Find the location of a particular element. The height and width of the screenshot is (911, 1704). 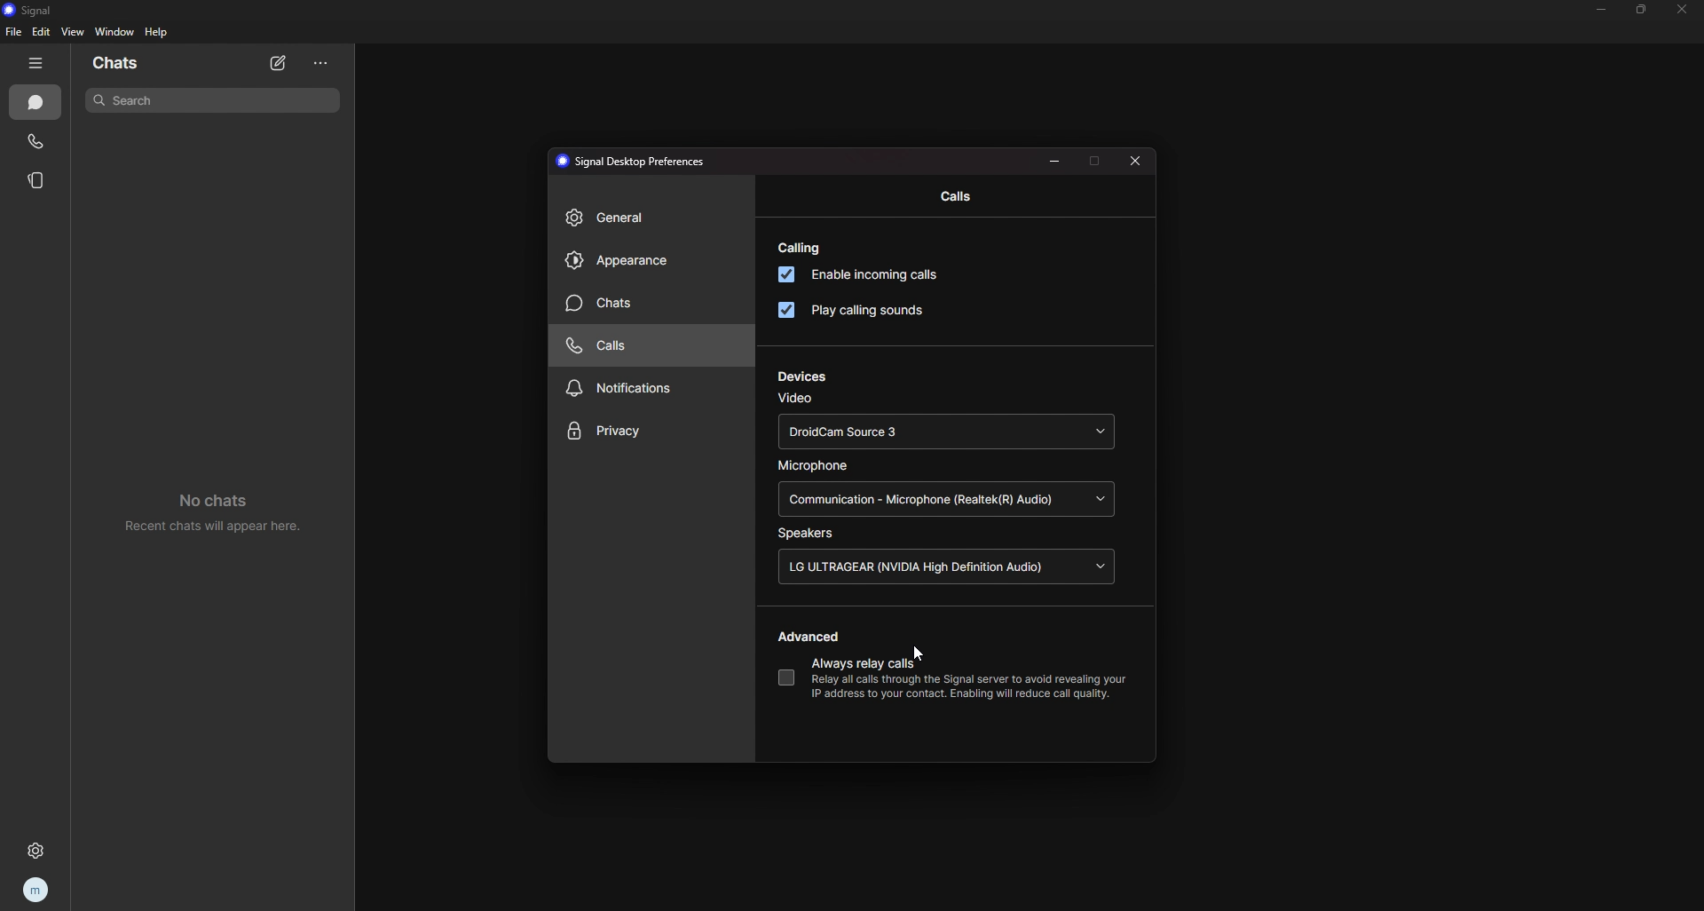

file is located at coordinates (14, 32).